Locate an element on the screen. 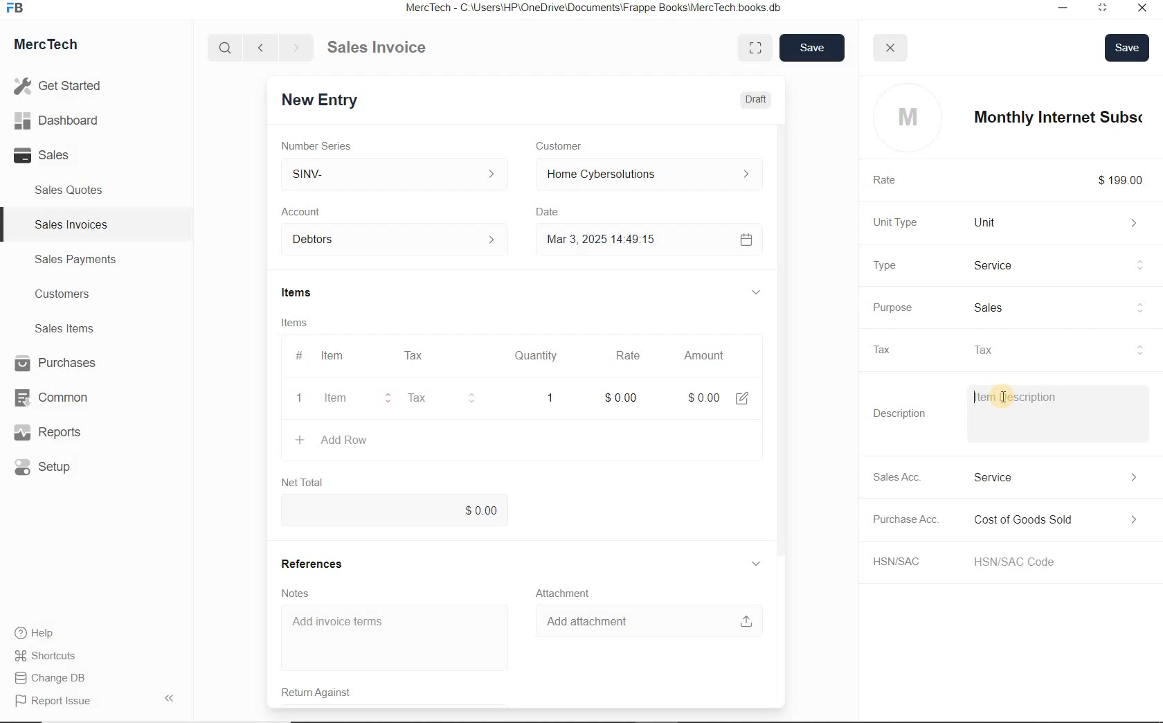 The image size is (1163, 723). References is located at coordinates (315, 562).